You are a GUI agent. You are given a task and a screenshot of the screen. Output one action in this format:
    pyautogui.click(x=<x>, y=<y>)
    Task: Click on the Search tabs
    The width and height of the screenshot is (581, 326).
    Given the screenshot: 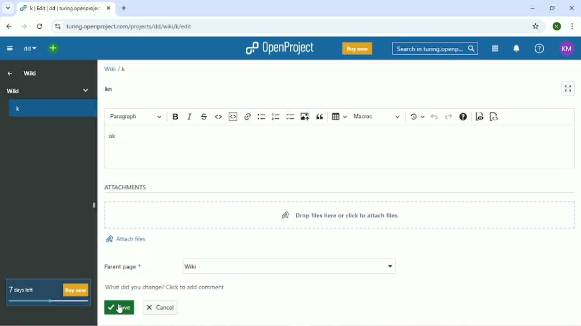 What is the action you would take?
    pyautogui.click(x=9, y=8)
    